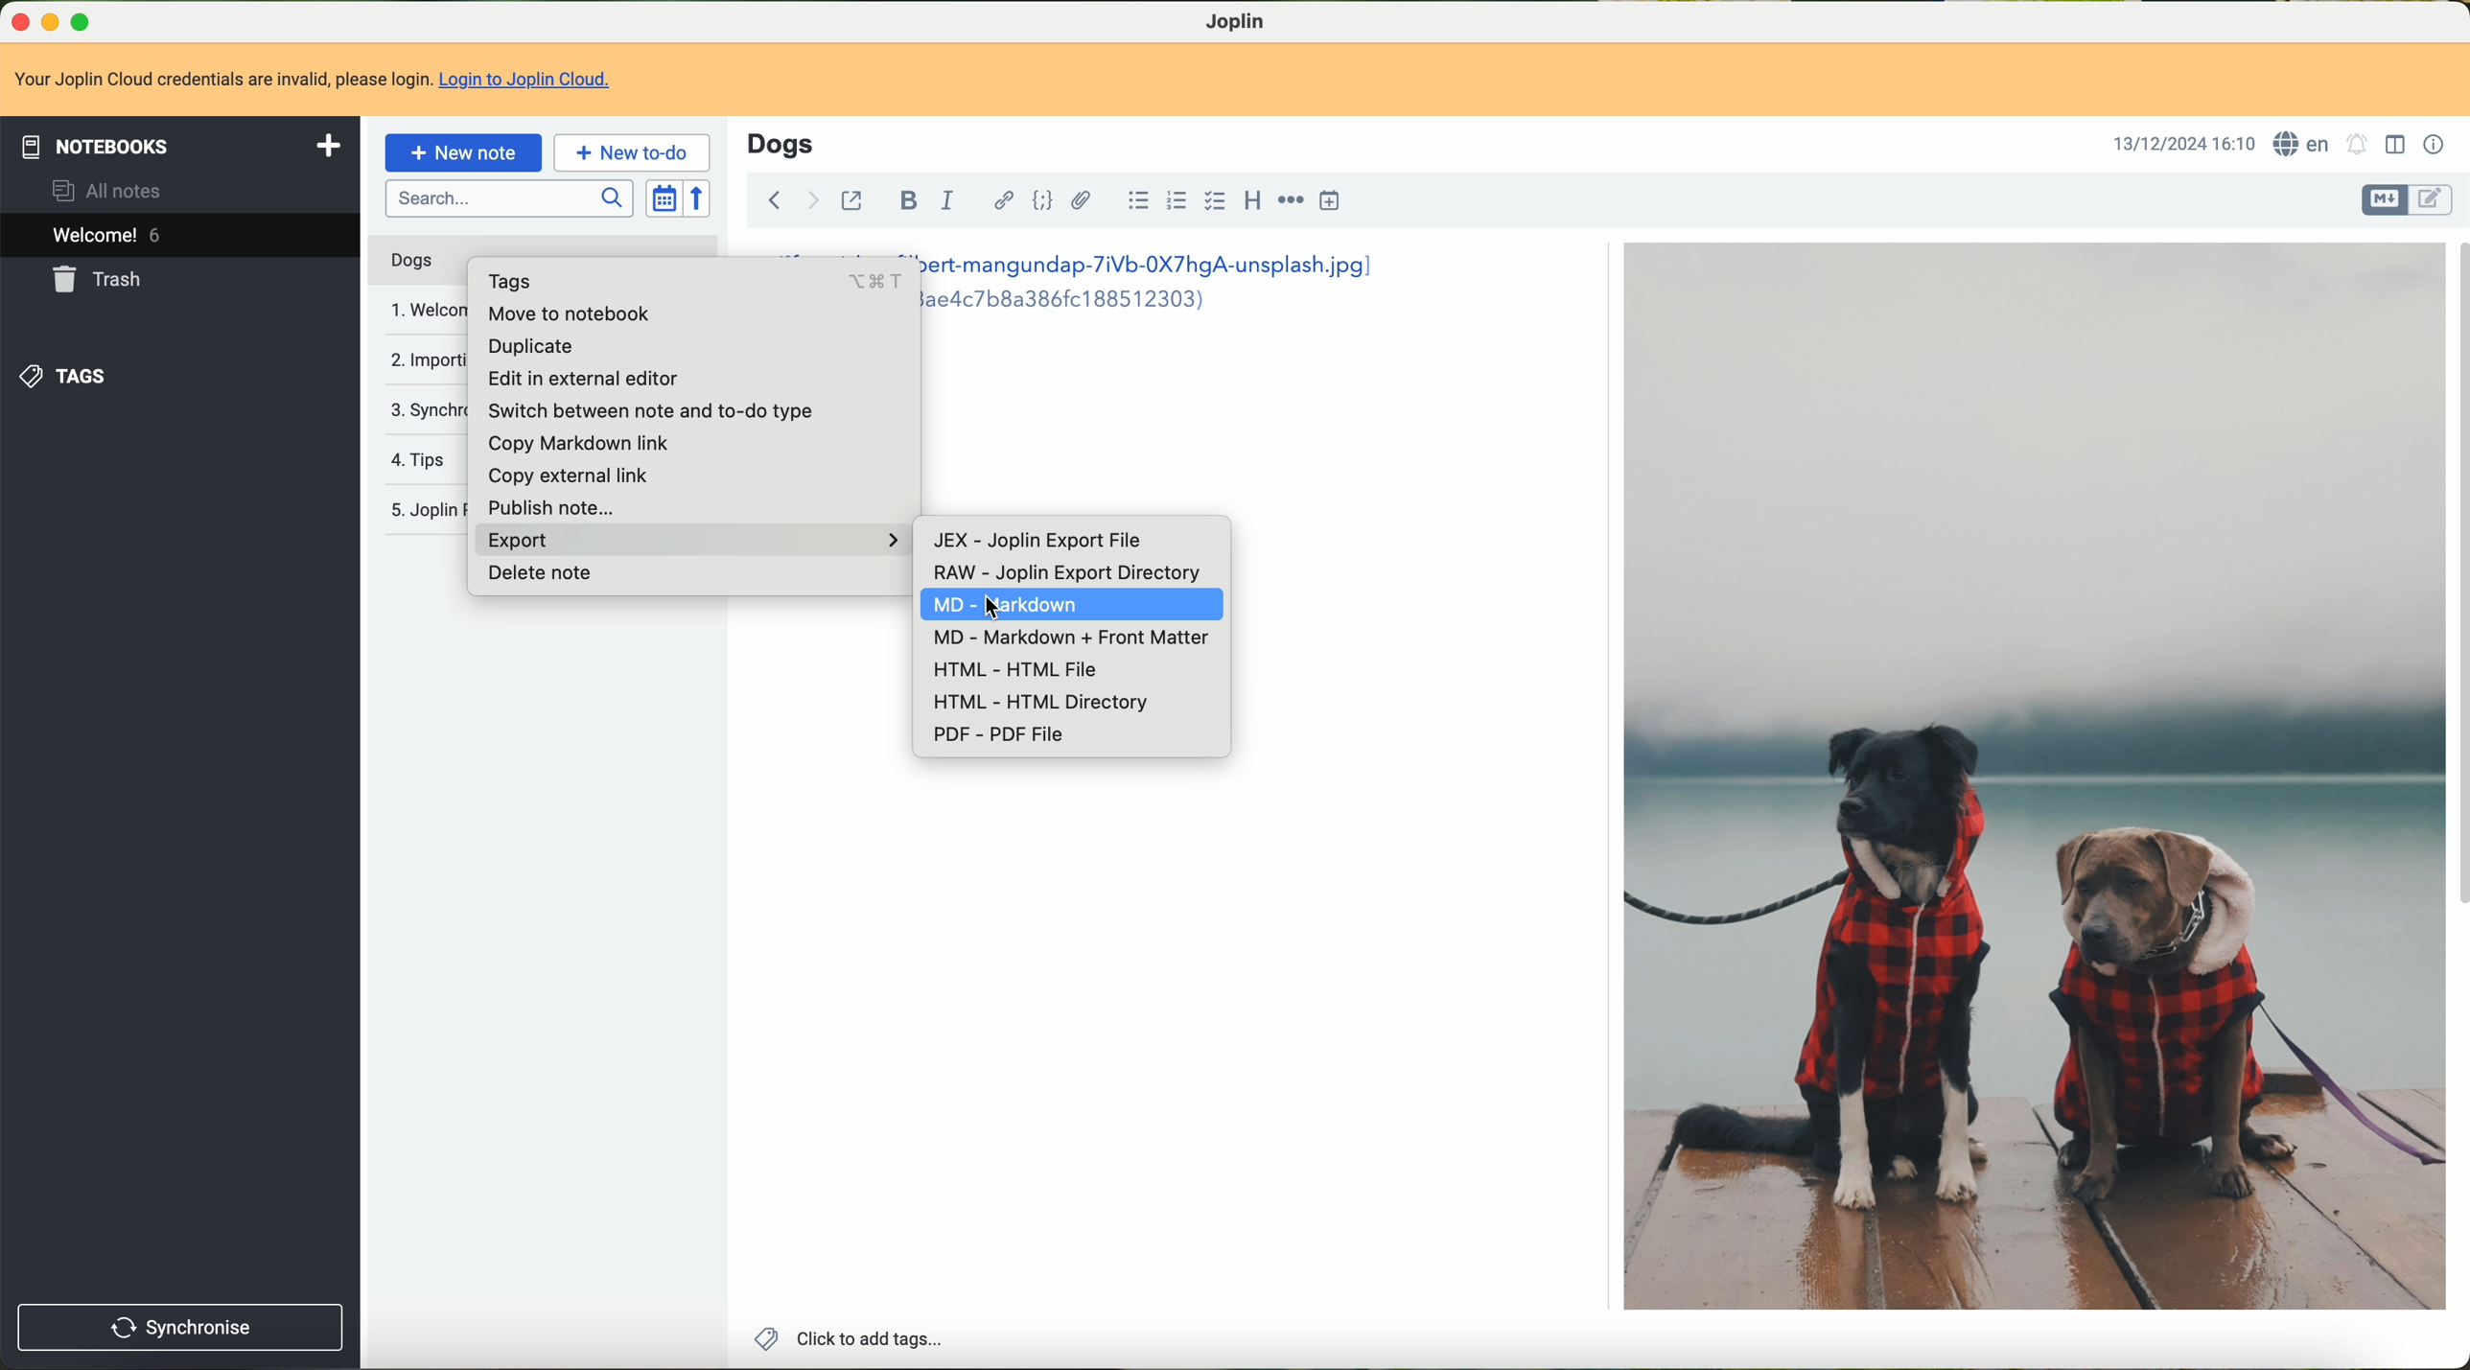 The image size is (2470, 1370). I want to click on bulleted list, so click(1133, 204).